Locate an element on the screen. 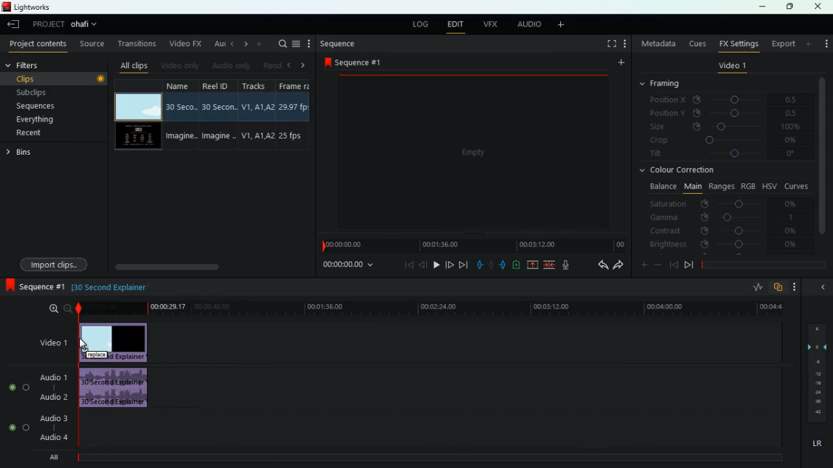 Image resolution: width=833 pixels, height=468 pixels. balance is located at coordinates (661, 187).